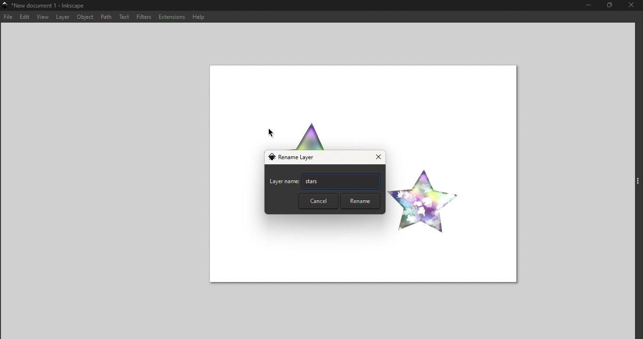 This screenshot has height=339, width=643. I want to click on path, so click(106, 16).